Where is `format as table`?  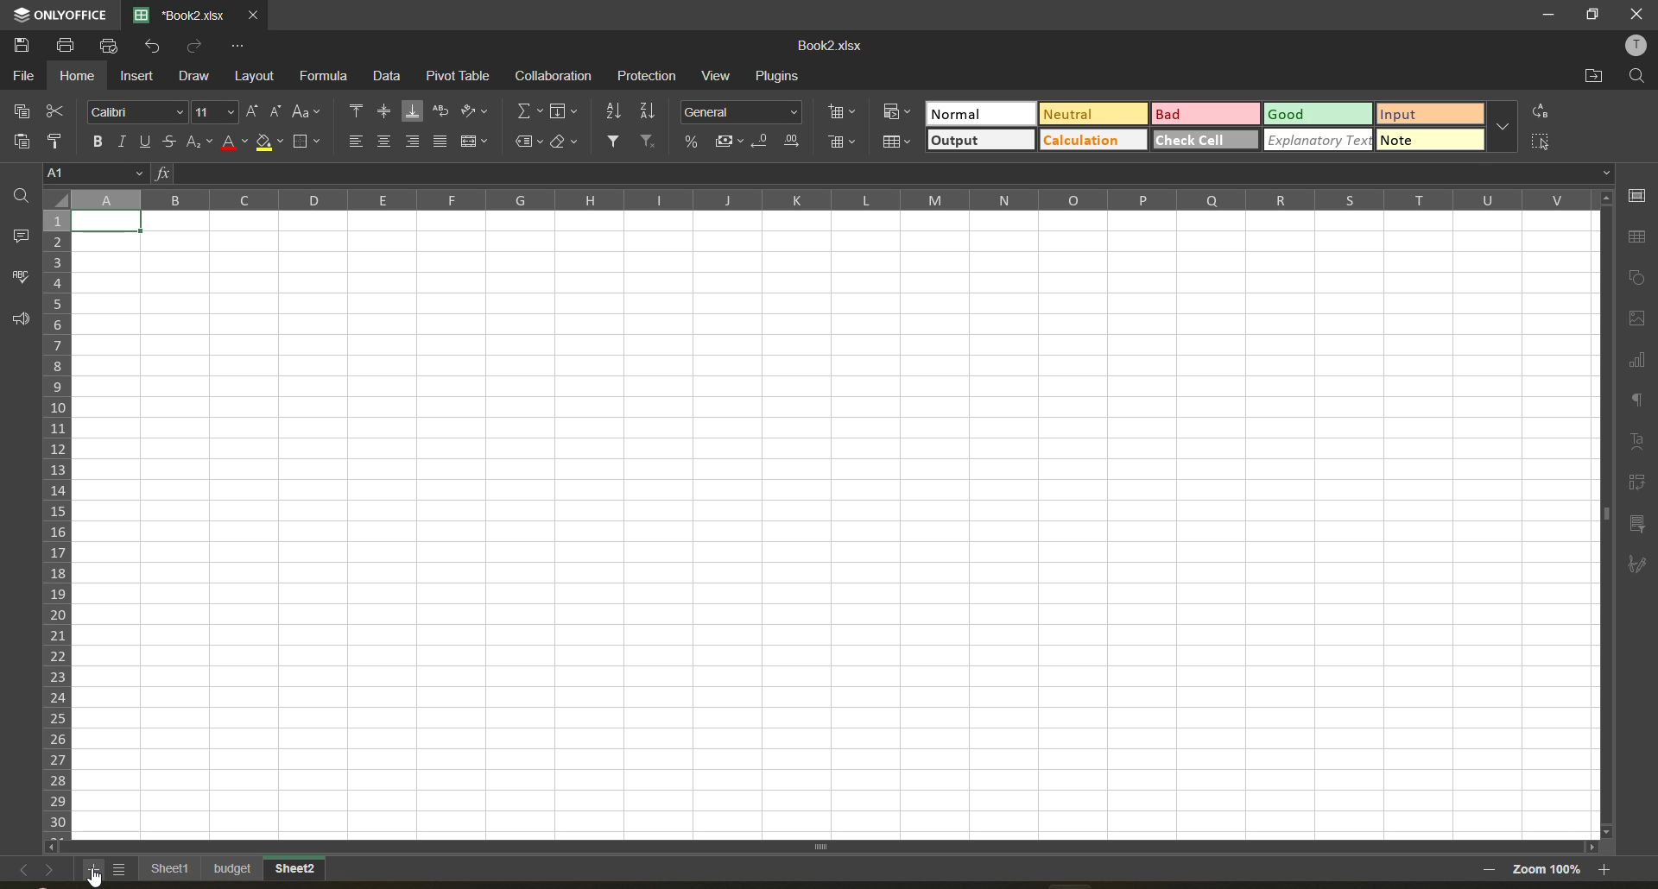
format as table is located at coordinates (900, 143).